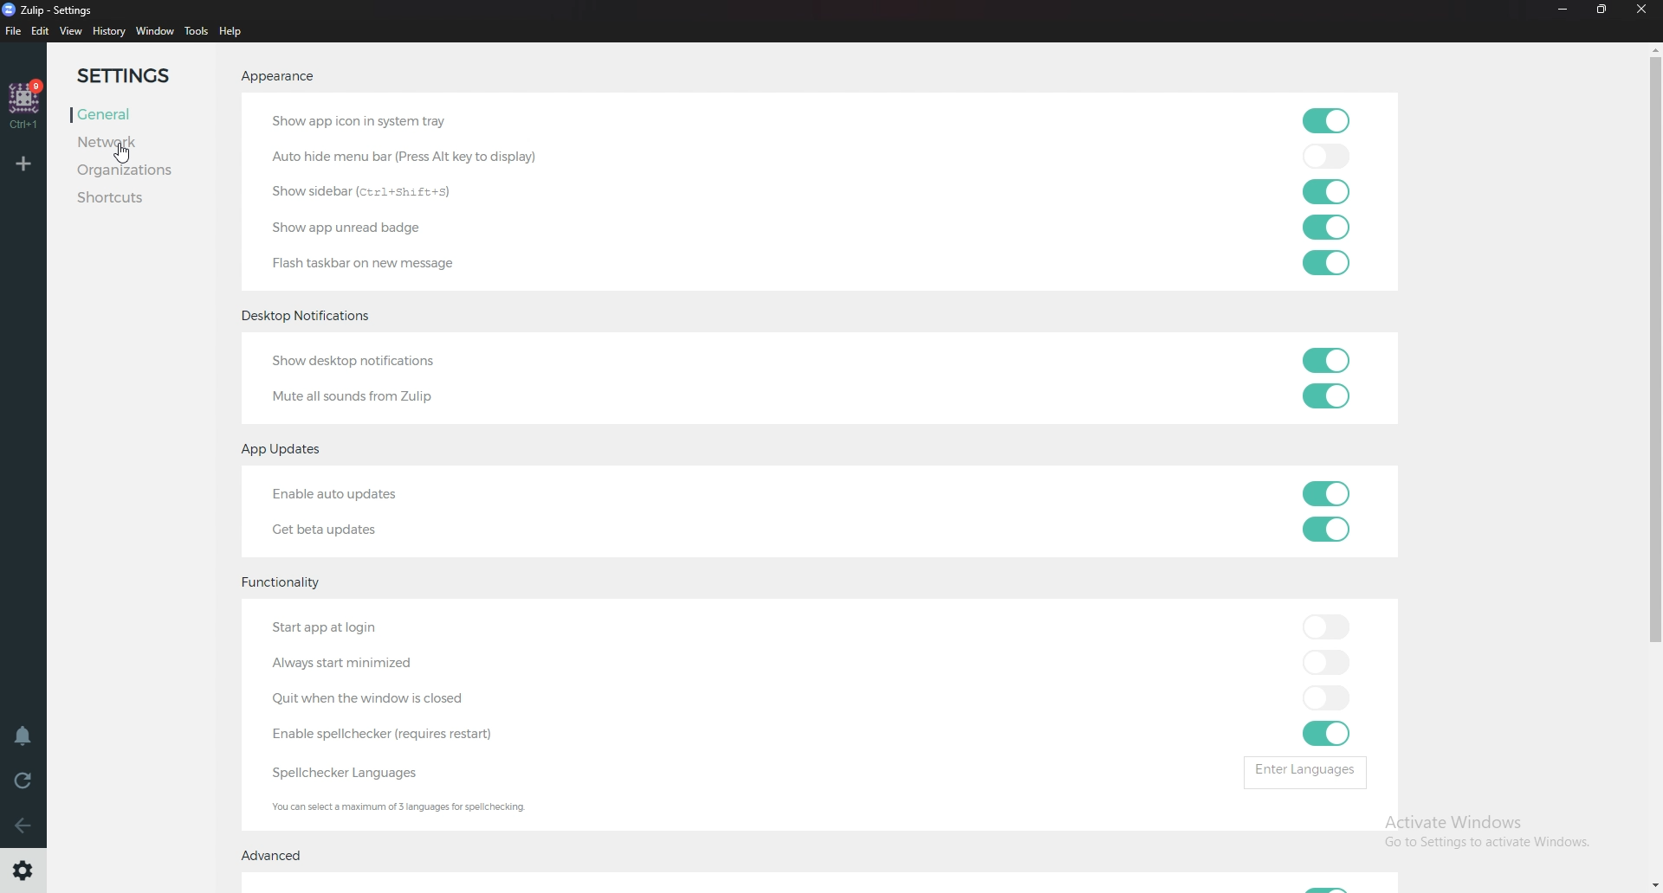 This screenshot has width=1663, height=893. What do you see at coordinates (154, 31) in the screenshot?
I see `window` at bounding box center [154, 31].